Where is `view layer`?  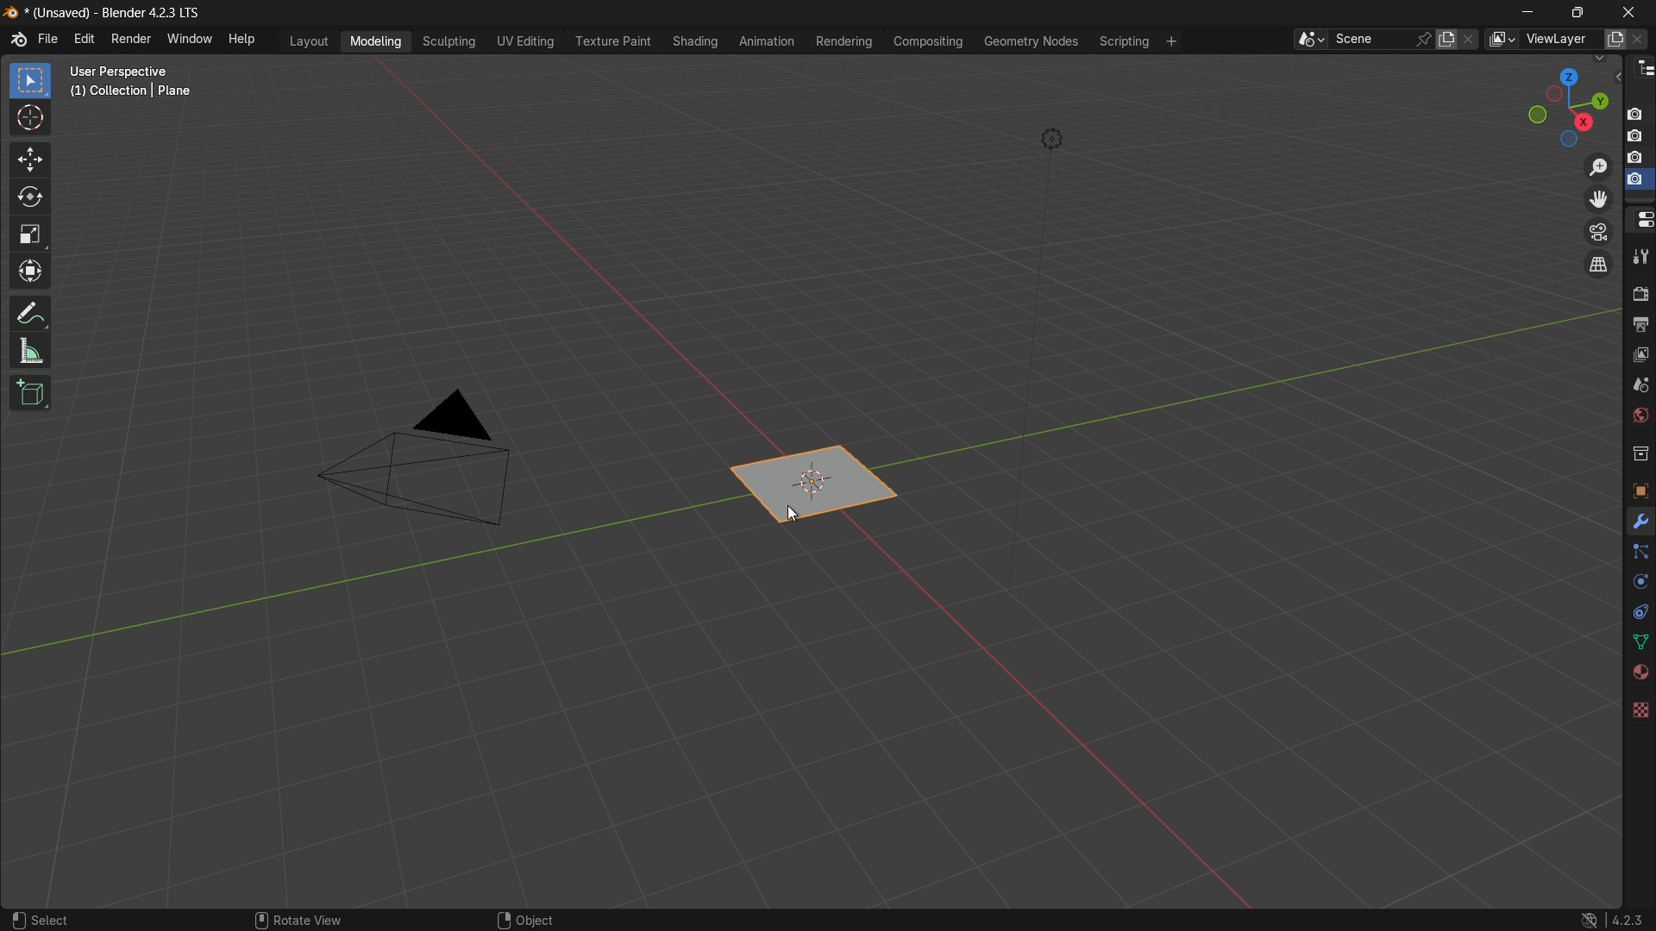 view layer is located at coordinates (1639, 353).